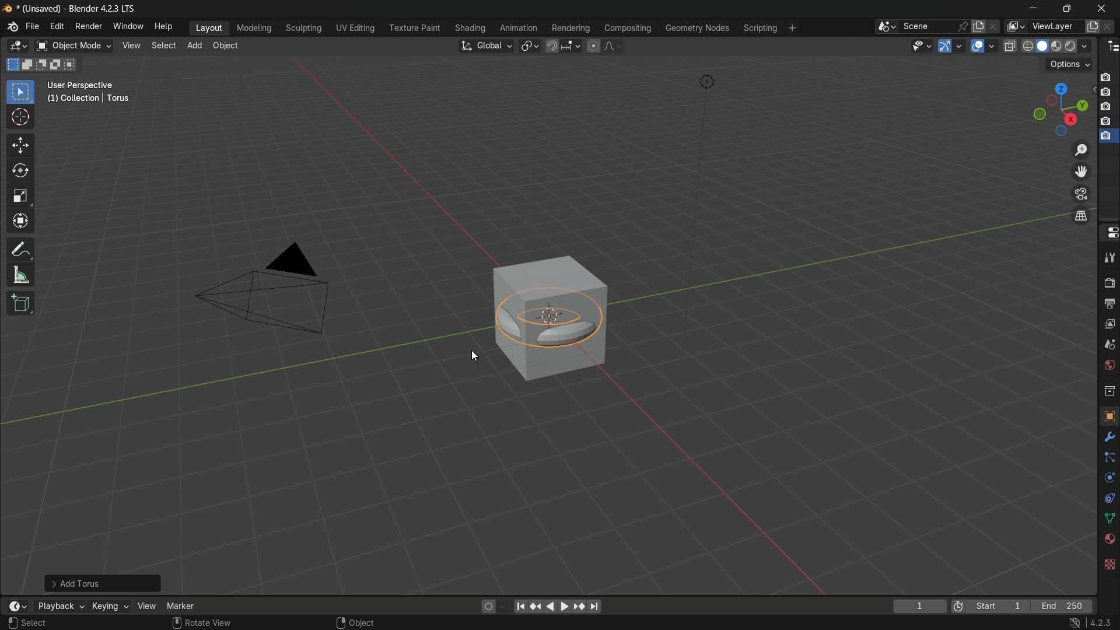 The image size is (1120, 630). I want to click on mouse scroll, so click(176, 622).